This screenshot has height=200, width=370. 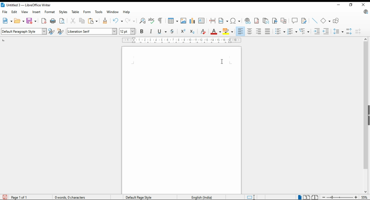 What do you see at coordinates (284, 21) in the screenshot?
I see `insert cross-reference` at bounding box center [284, 21].